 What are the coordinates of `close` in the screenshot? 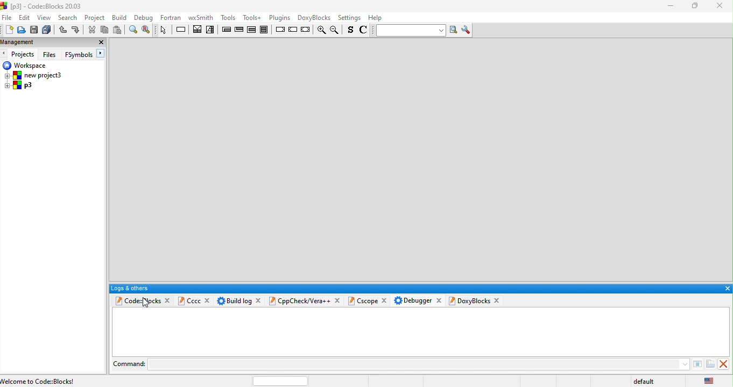 It's located at (386, 301).